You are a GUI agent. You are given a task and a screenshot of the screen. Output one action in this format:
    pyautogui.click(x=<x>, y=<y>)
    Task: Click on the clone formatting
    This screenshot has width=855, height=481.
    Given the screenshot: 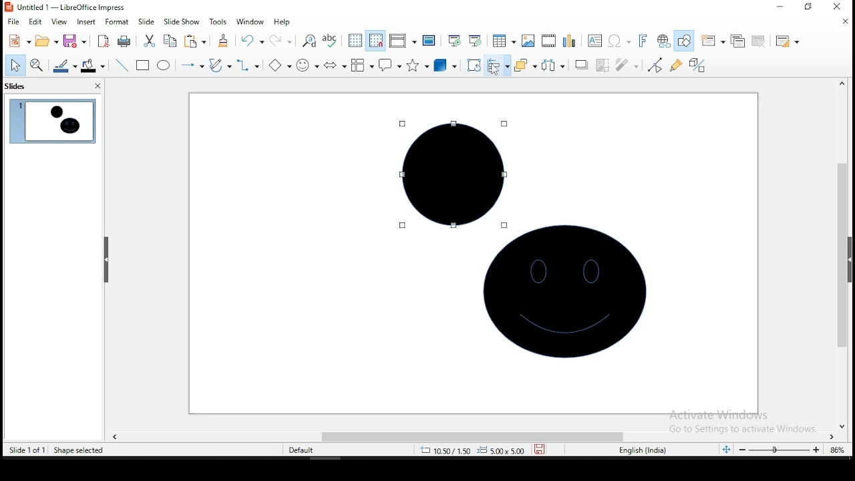 What is the action you would take?
    pyautogui.click(x=222, y=41)
    